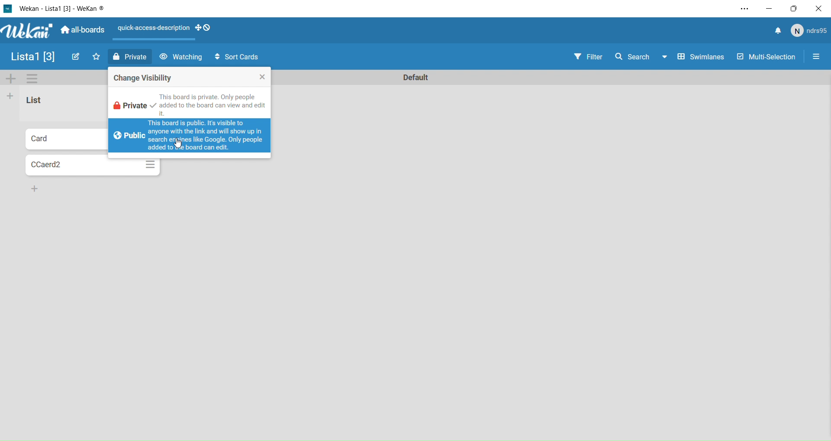 Image resolution: width=831 pixels, height=441 pixels. I want to click on Filter, so click(588, 57).